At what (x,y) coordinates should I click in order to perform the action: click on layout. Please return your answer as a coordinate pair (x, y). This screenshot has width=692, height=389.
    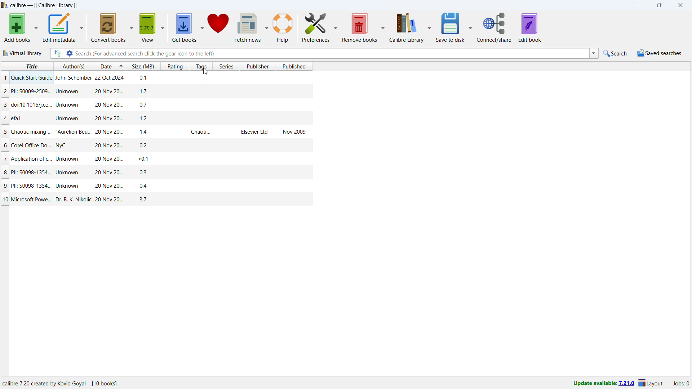
    Looking at the image, I should click on (652, 384).